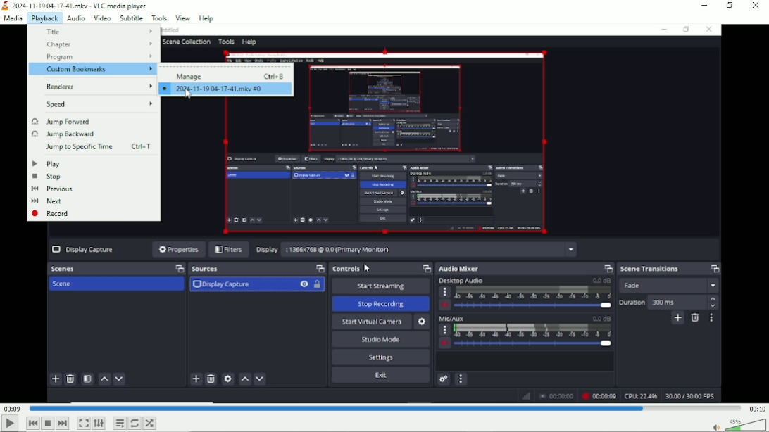 This screenshot has width=769, height=432. What do you see at coordinates (131, 18) in the screenshot?
I see `Subtitle` at bounding box center [131, 18].